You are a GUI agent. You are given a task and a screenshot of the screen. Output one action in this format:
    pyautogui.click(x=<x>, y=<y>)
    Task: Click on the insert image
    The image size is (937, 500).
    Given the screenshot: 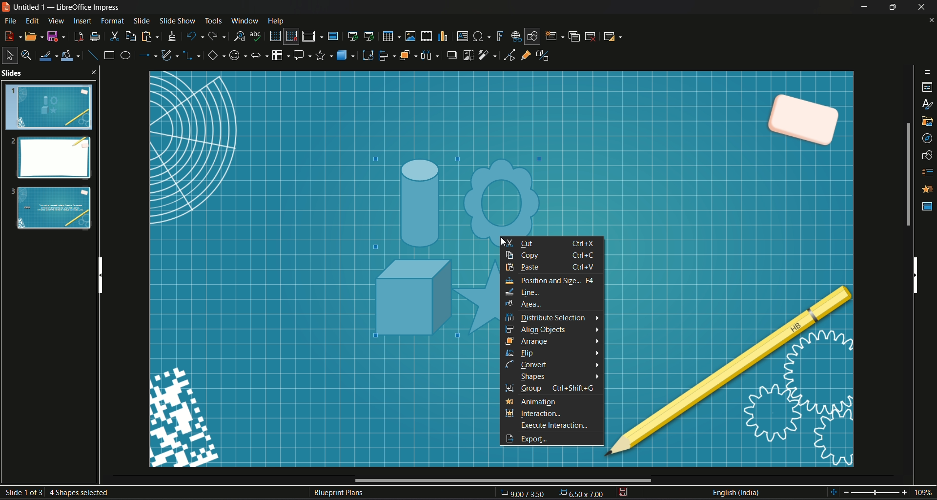 What is the action you would take?
    pyautogui.click(x=410, y=36)
    